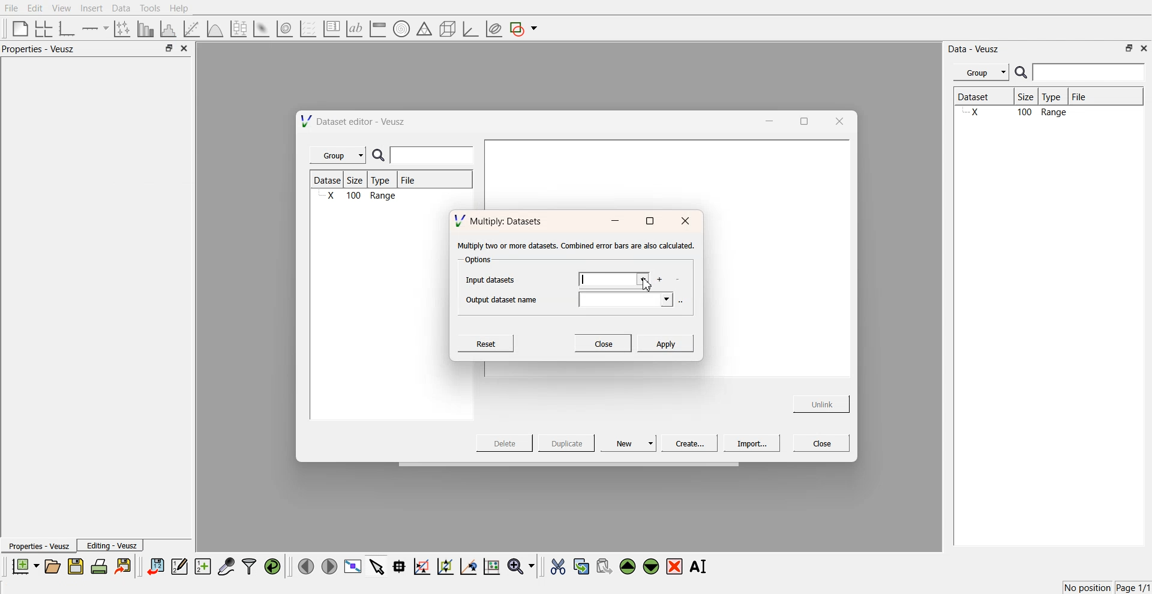 The width and height of the screenshot is (1152, 594). I want to click on Properties - Veusz, so click(41, 49).